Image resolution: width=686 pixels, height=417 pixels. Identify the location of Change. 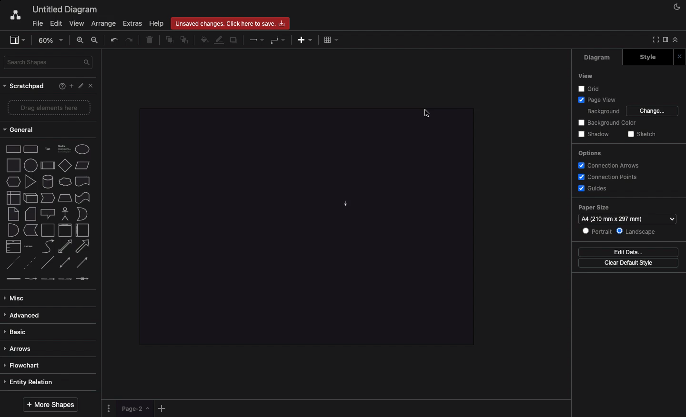
(653, 111).